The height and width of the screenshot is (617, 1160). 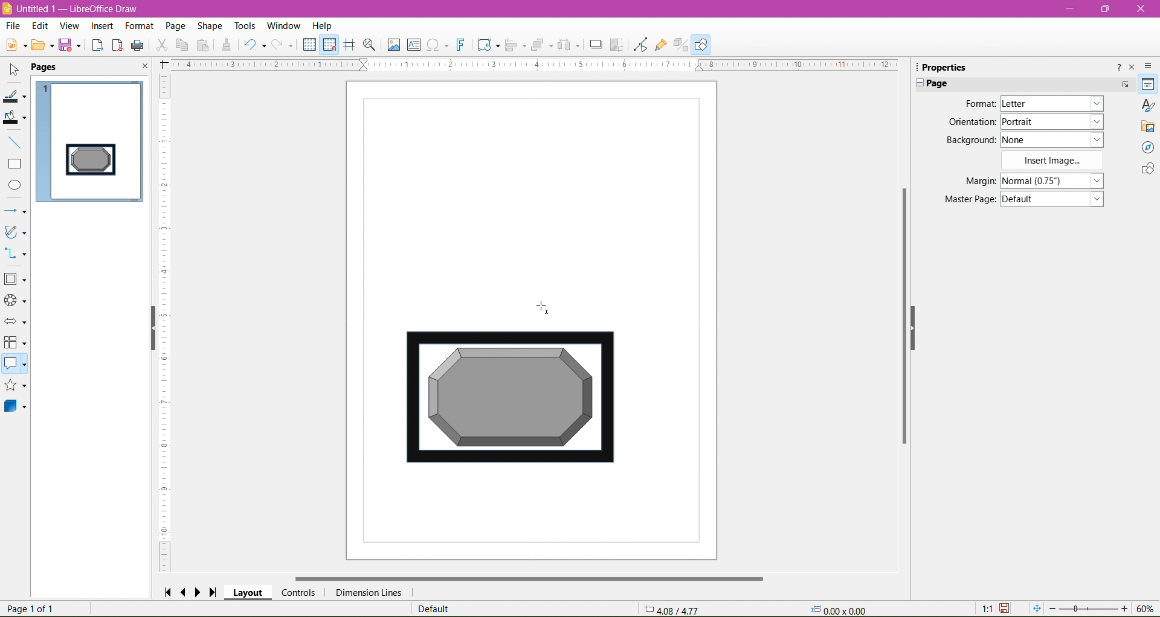 I want to click on Scroll to last page, so click(x=217, y=590).